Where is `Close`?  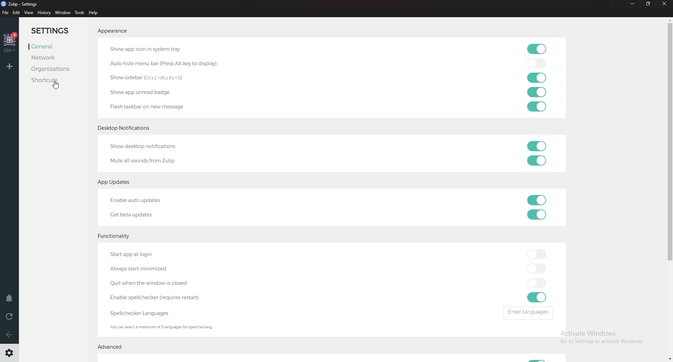 Close is located at coordinates (665, 5).